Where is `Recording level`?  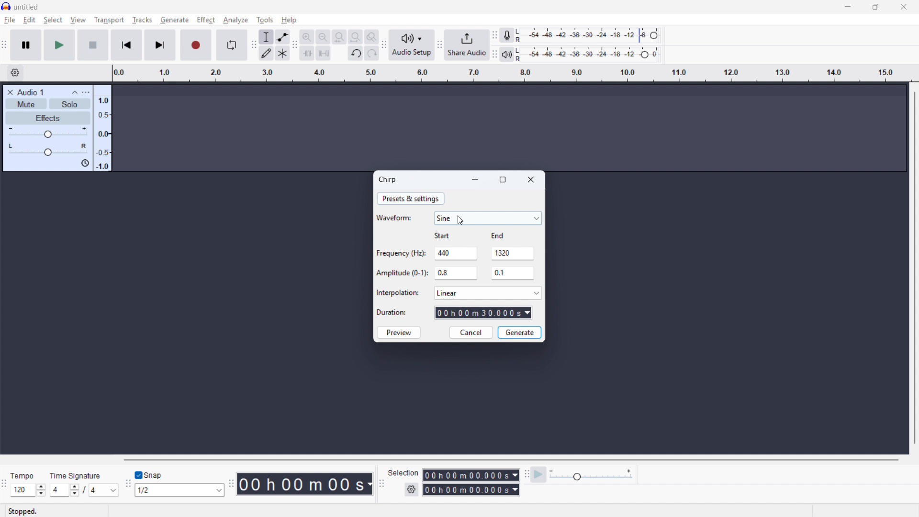 Recording level is located at coordinates (590, 35).